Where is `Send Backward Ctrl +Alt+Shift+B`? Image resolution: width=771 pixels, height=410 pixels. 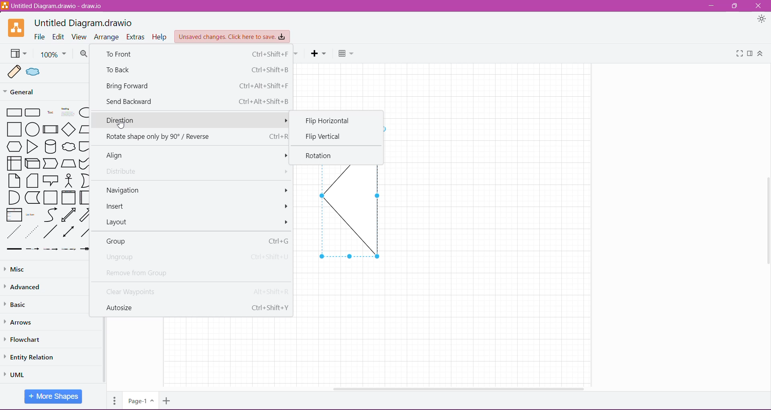 Send Backward Ctrl +Alt+Shift+B is located at coordinates (198, 103).